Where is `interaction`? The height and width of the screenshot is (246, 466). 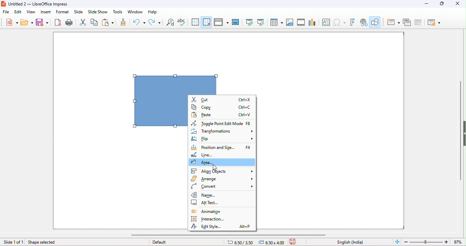 interaction is located at coordinates (218, 219).